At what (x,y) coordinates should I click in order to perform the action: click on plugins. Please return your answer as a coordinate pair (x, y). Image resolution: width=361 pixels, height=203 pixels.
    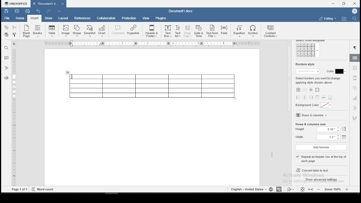
    Looking at the image, I should click on (161, 18).